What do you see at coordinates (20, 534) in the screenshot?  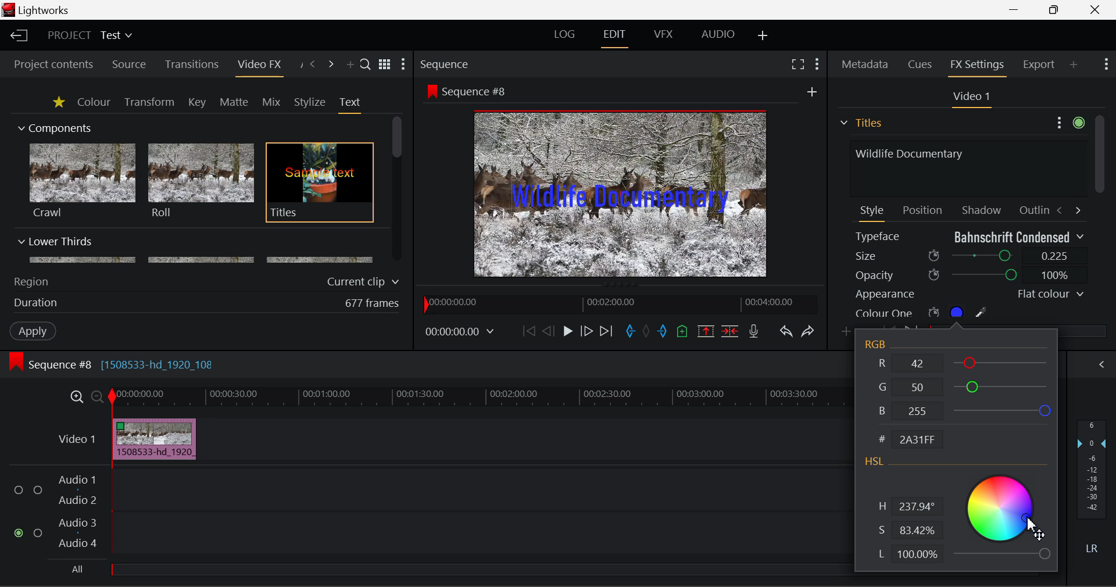 I see `checked checkbox` at bounding box center [20, 534].